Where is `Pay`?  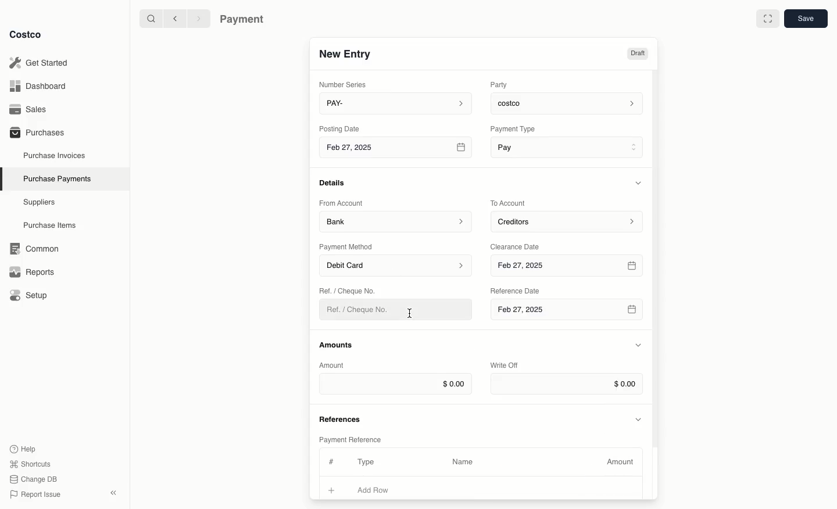 Pay is located at coordinates (568, 146).